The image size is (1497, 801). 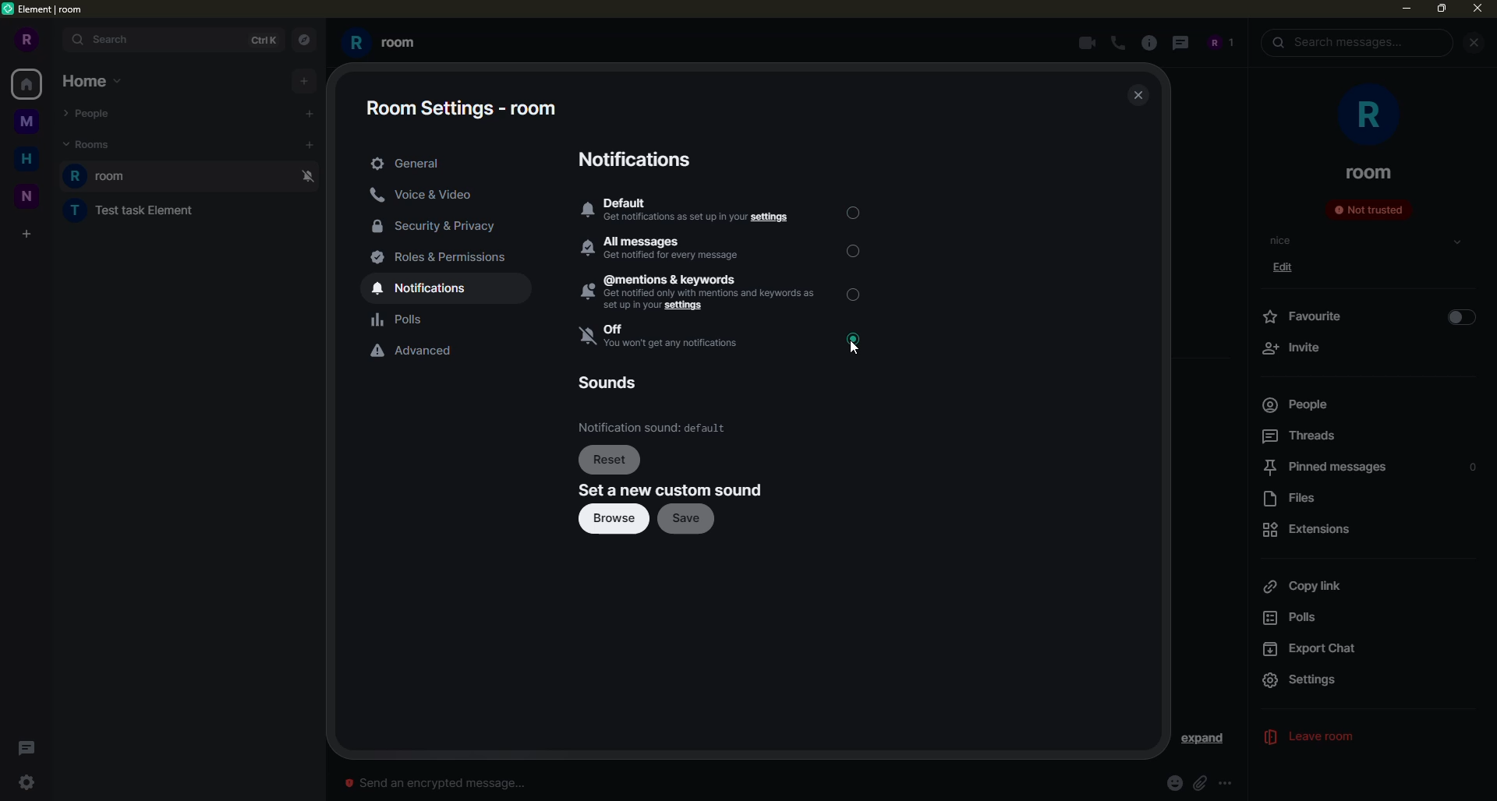 I want to click on navigation, so click(x=303, y=37).